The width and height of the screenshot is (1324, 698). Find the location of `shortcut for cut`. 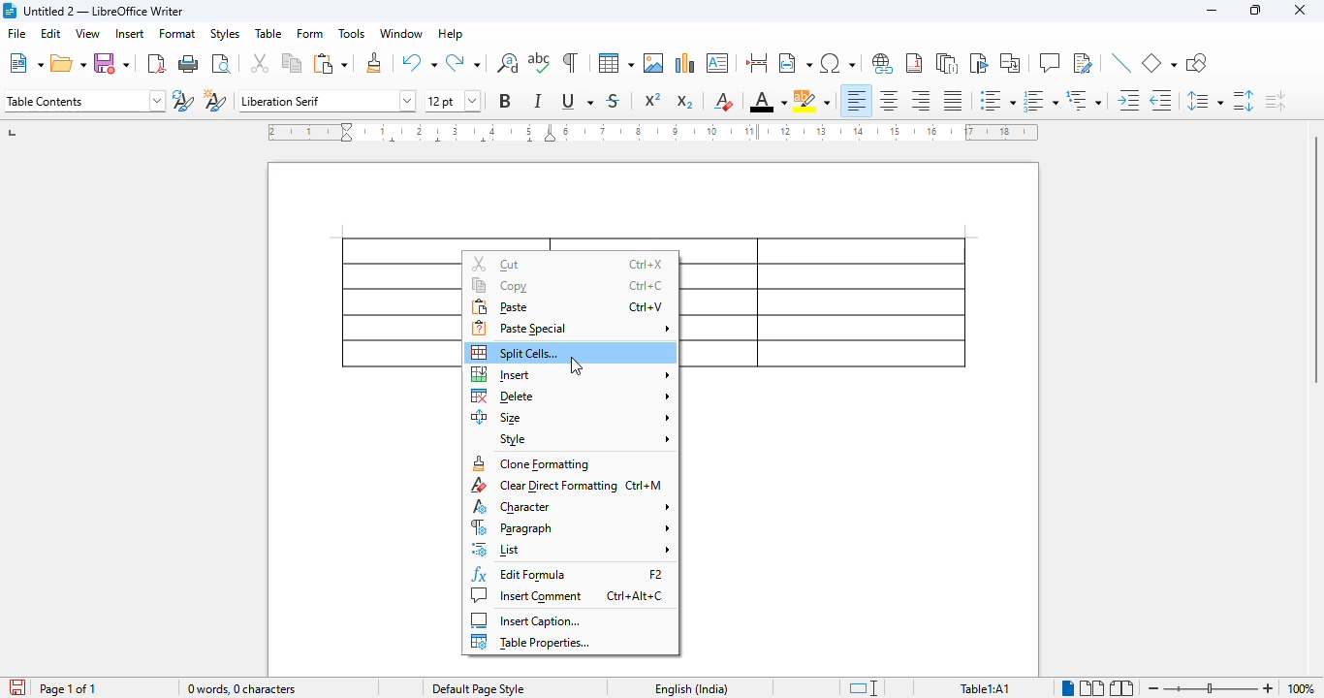

shortcut for cut is located at coordinates (645, 264).